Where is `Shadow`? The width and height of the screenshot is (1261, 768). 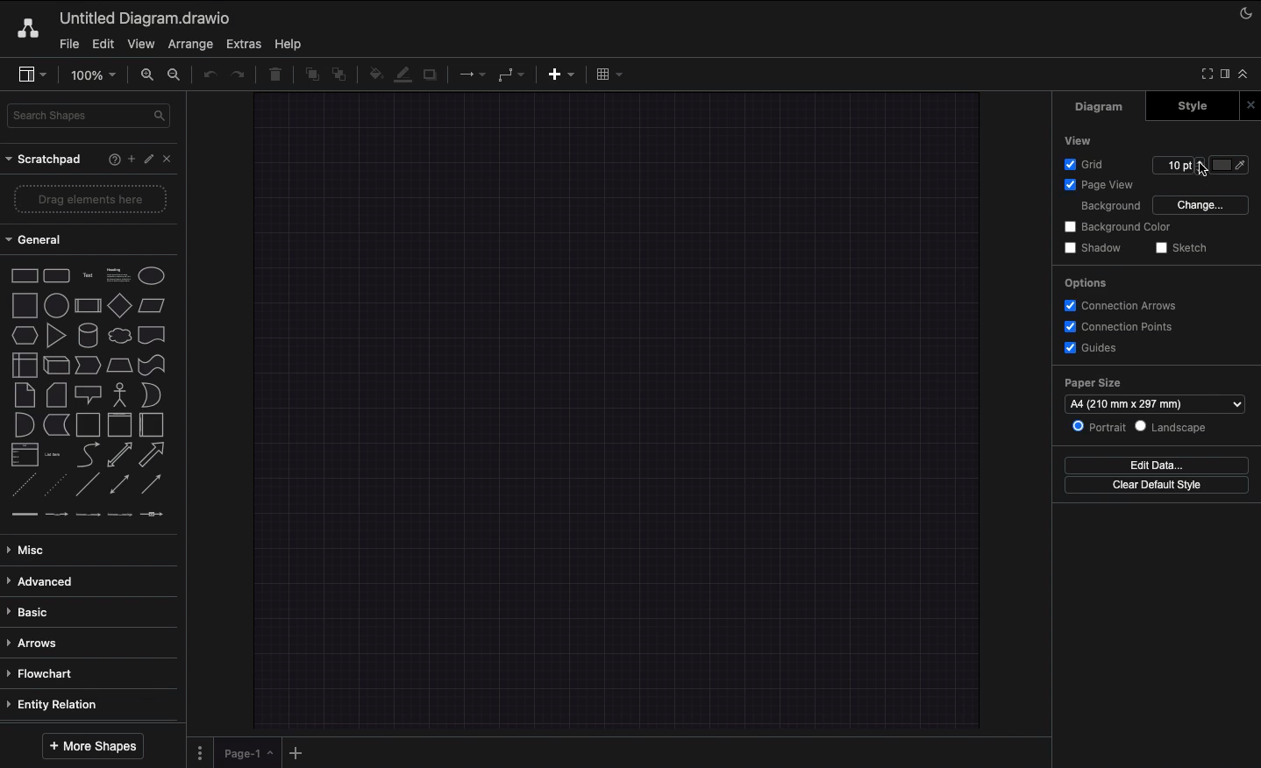 Shadow is located at coordinates (431, 78).